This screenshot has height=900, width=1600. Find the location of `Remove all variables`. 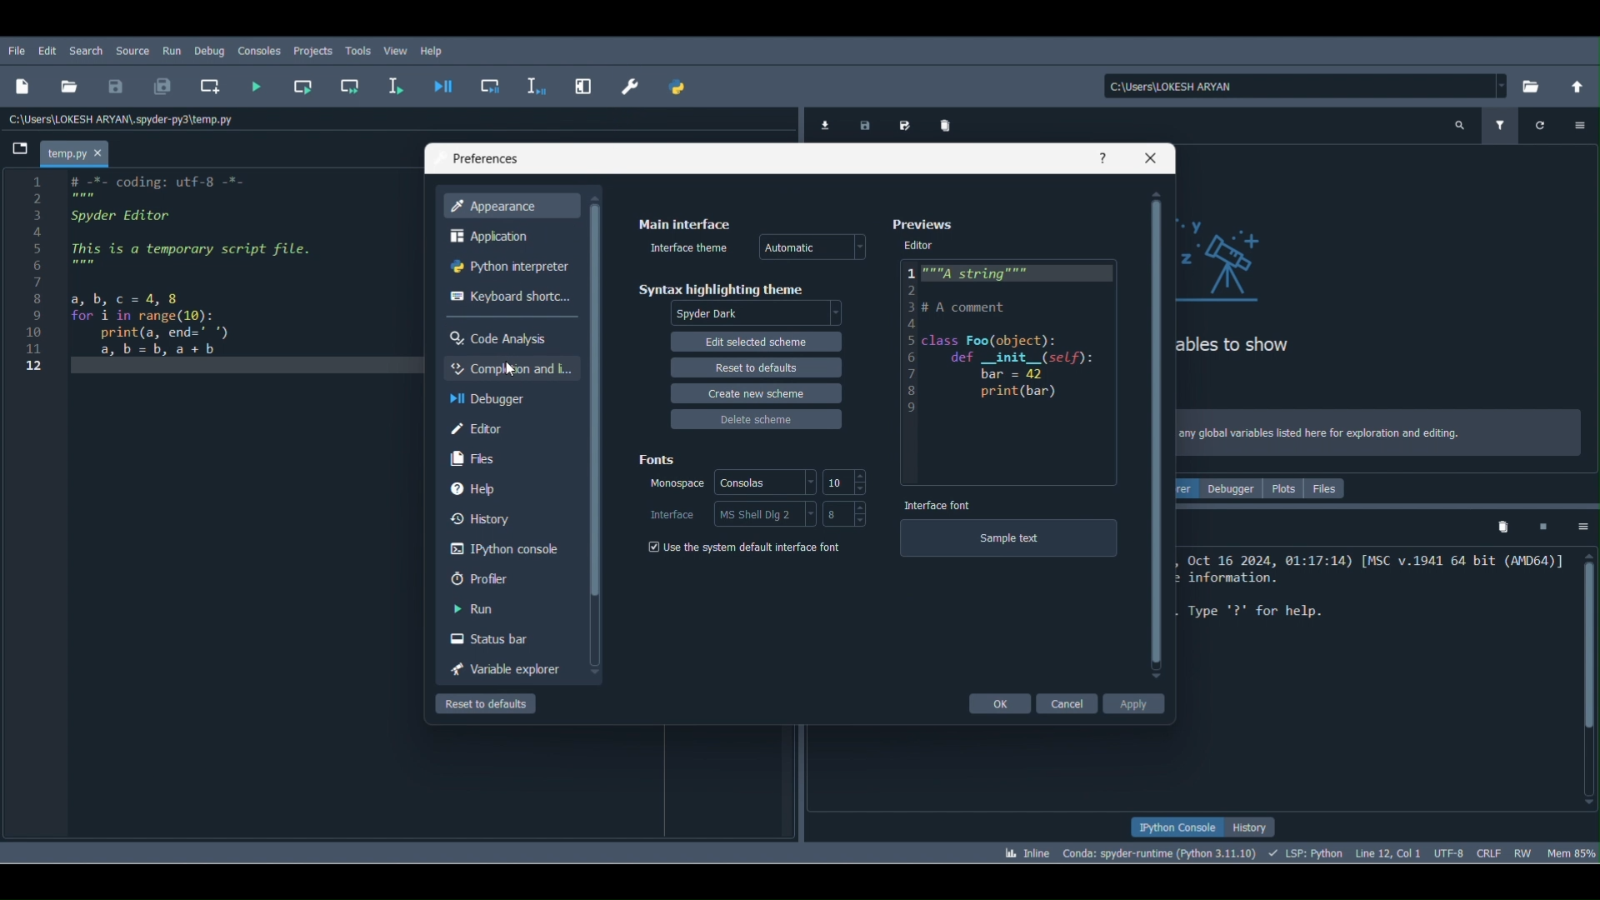

Remove all variables is located at coordinates (949, 125).